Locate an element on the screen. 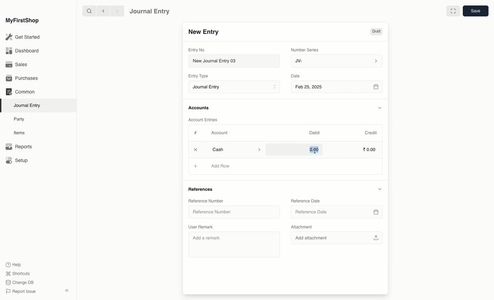 The width and height of the screenshot is (494, 300). Accounts is located at coordinates (199, 108).